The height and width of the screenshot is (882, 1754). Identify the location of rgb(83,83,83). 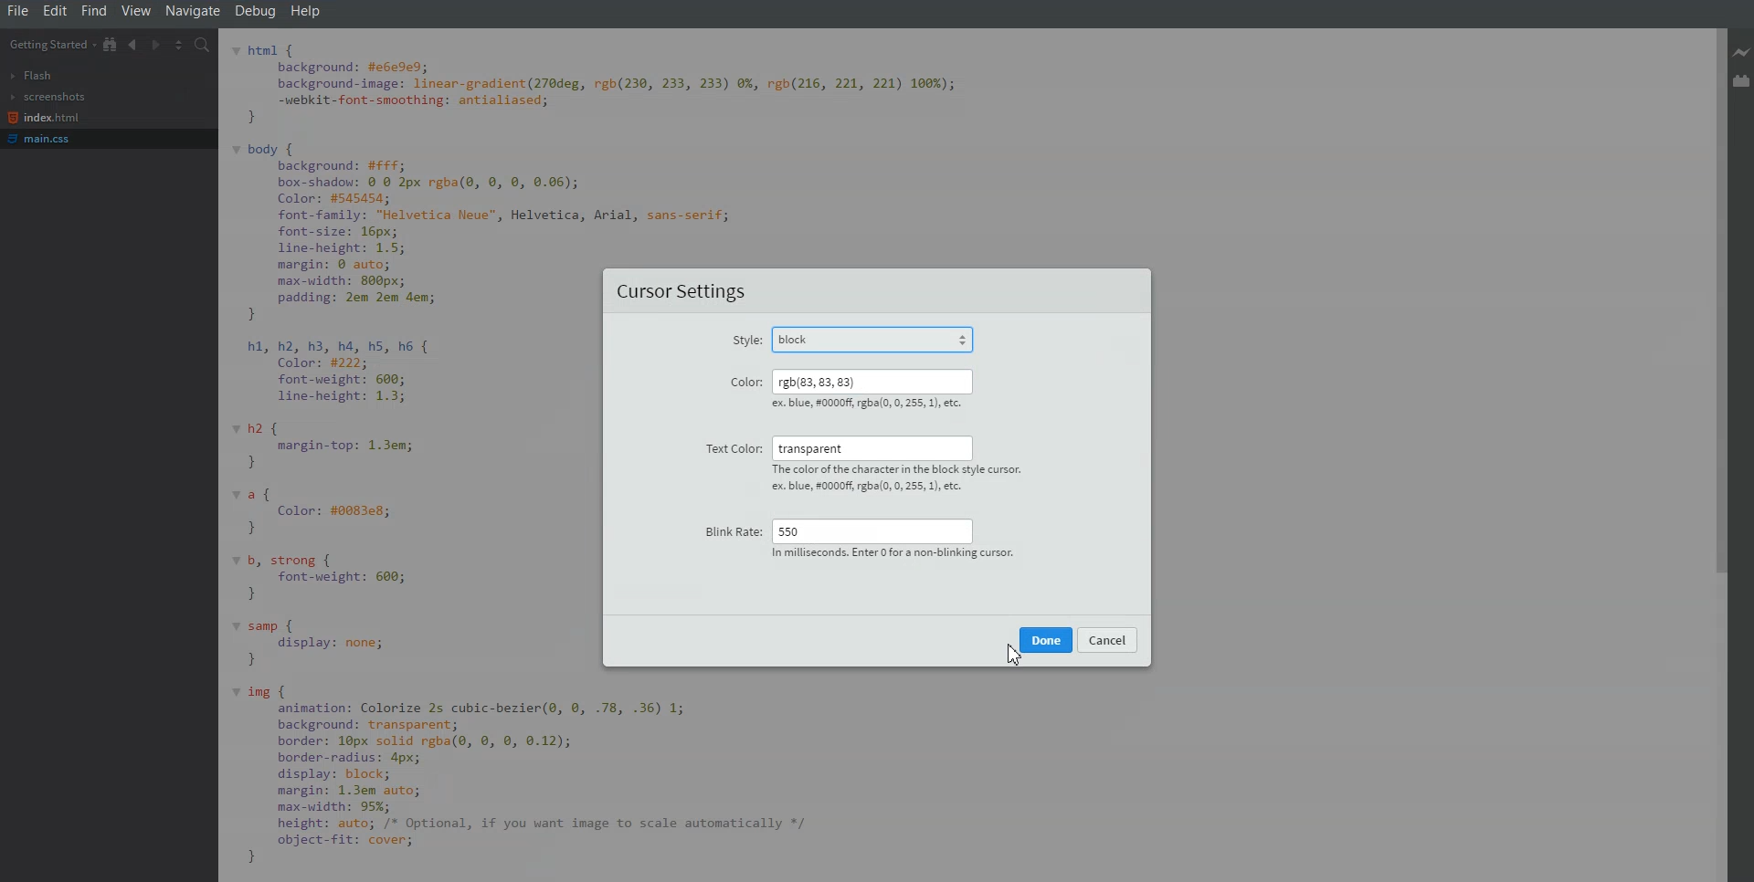
(870, 381).